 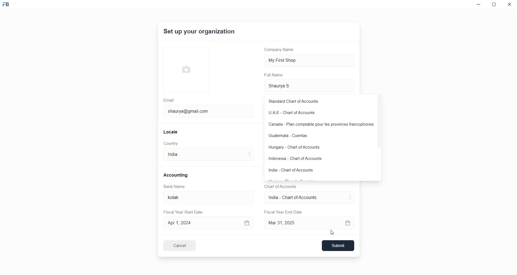 I want to click on Accounting, so click(x=177, y=175).